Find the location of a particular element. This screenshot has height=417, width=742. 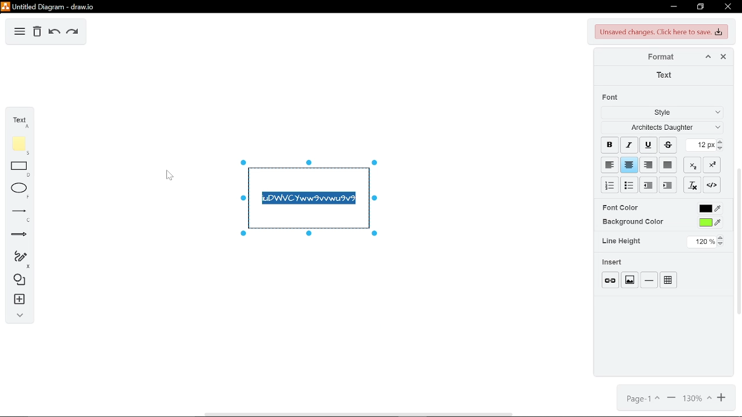

close format is located at coordinates (723, 56).